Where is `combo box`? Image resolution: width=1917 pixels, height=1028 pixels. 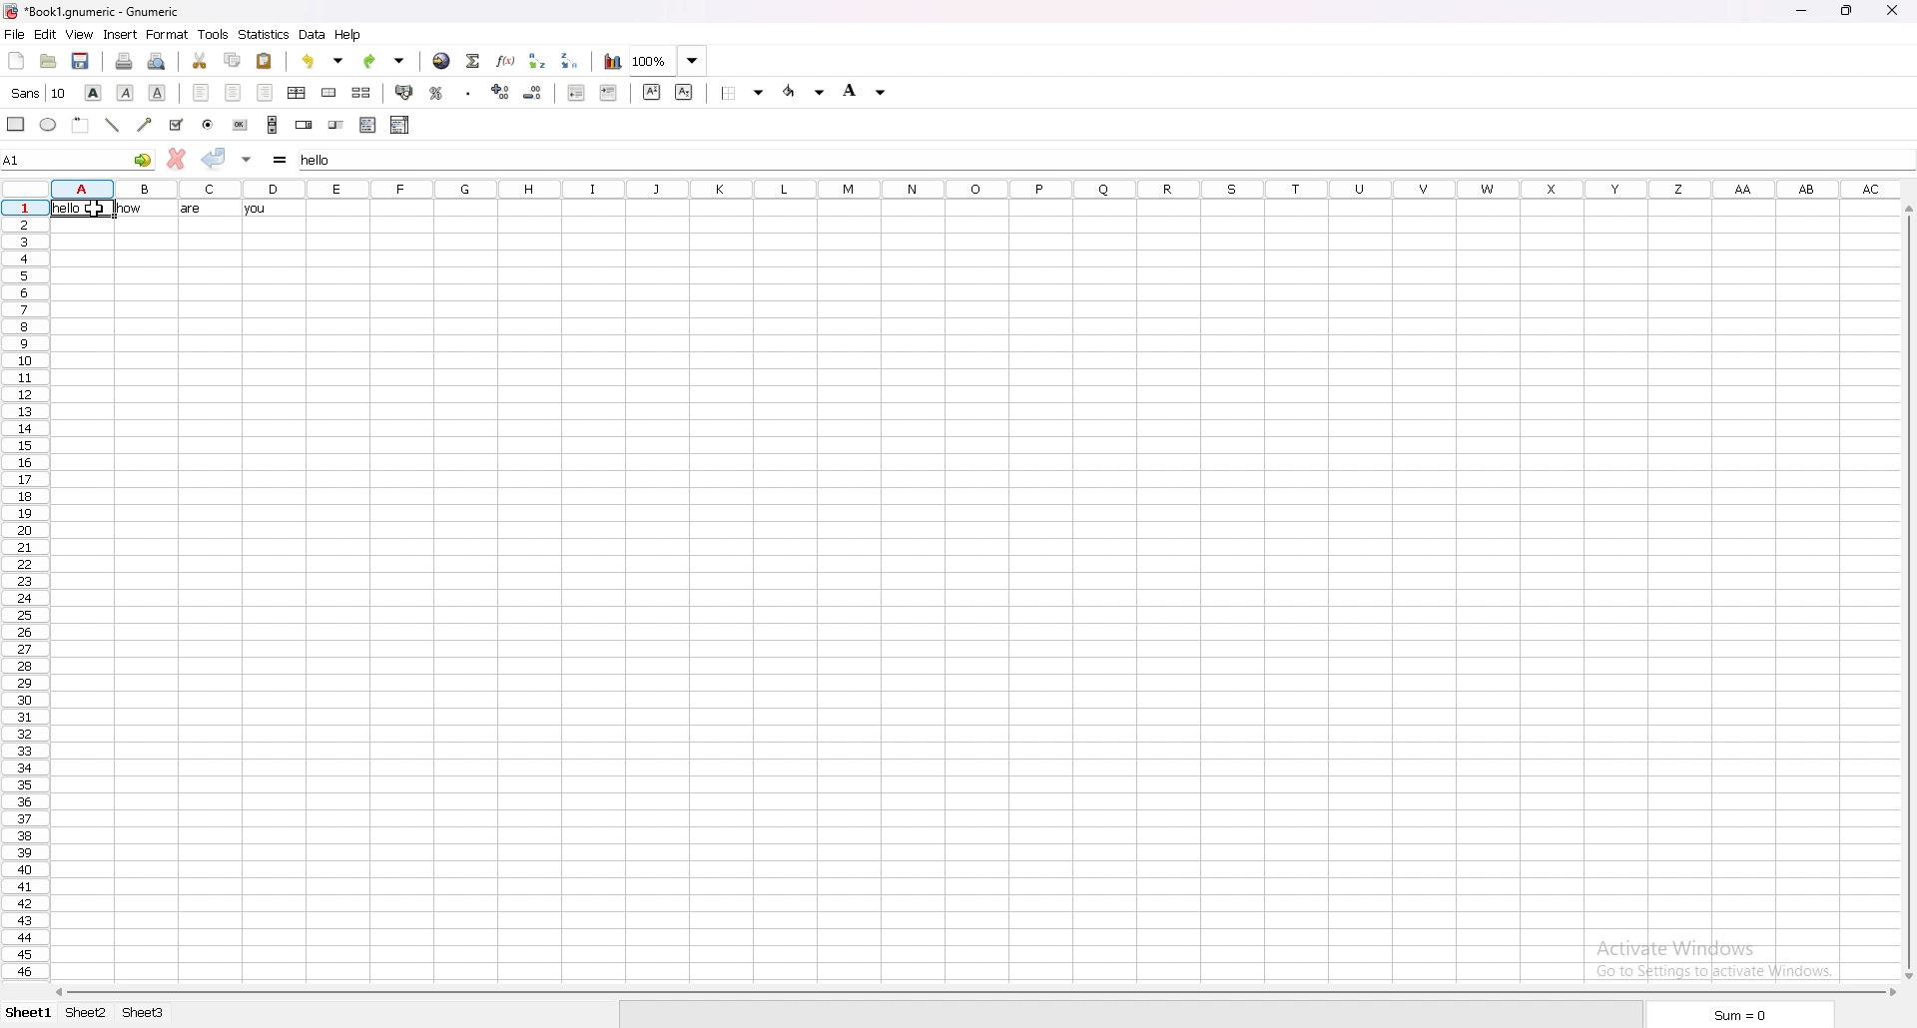
combo box is located at coordinates (400, 125).